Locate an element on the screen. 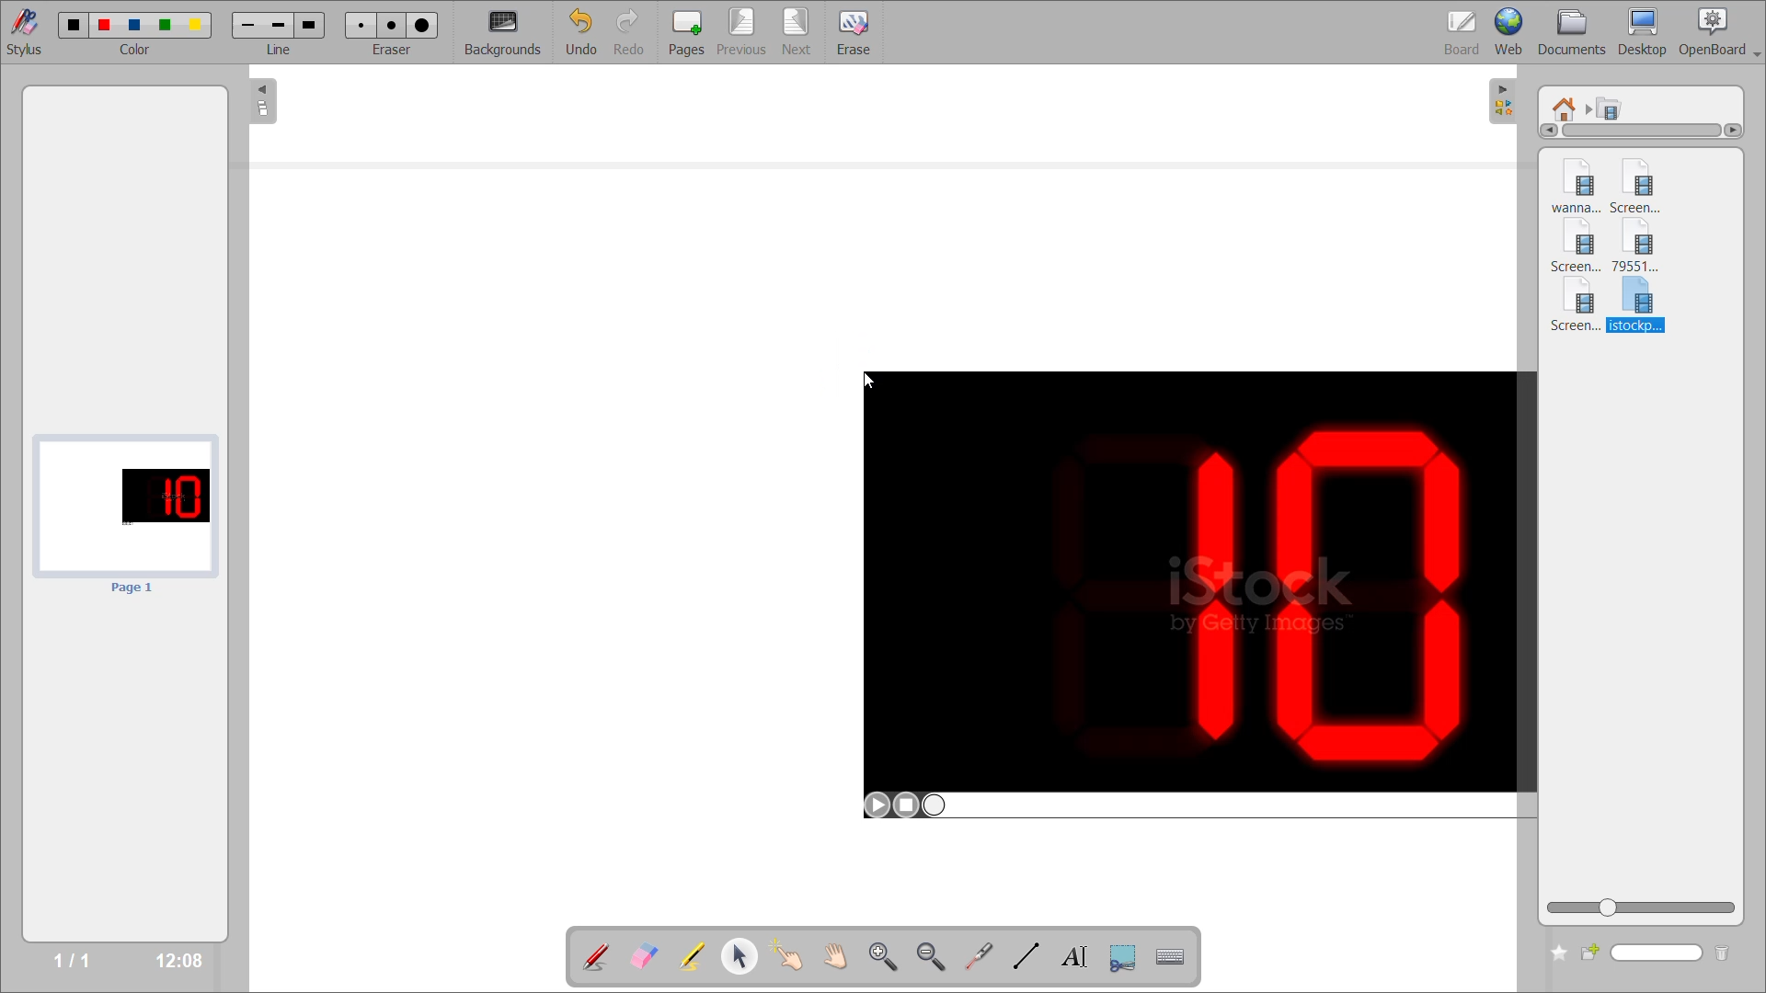 The image size is (1766, 993). delete is located at coordinates (1722, 954).